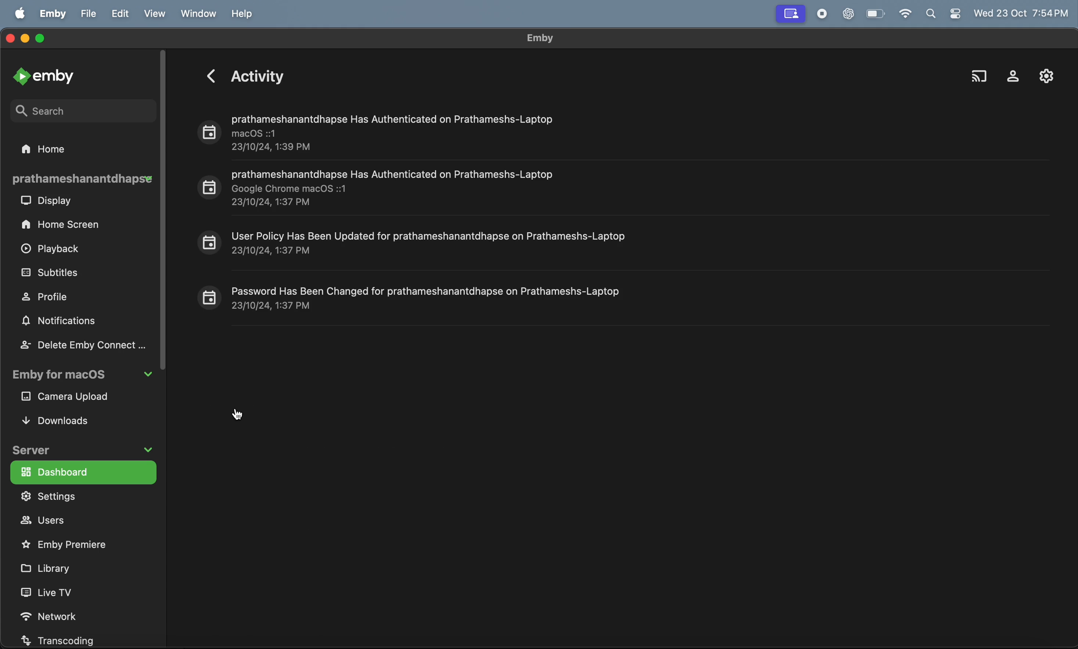 The height and width of the screenshot is (649, 1078). Describe the element at coordinates (876, 14) in the screenshot. I see `battery` at that location.